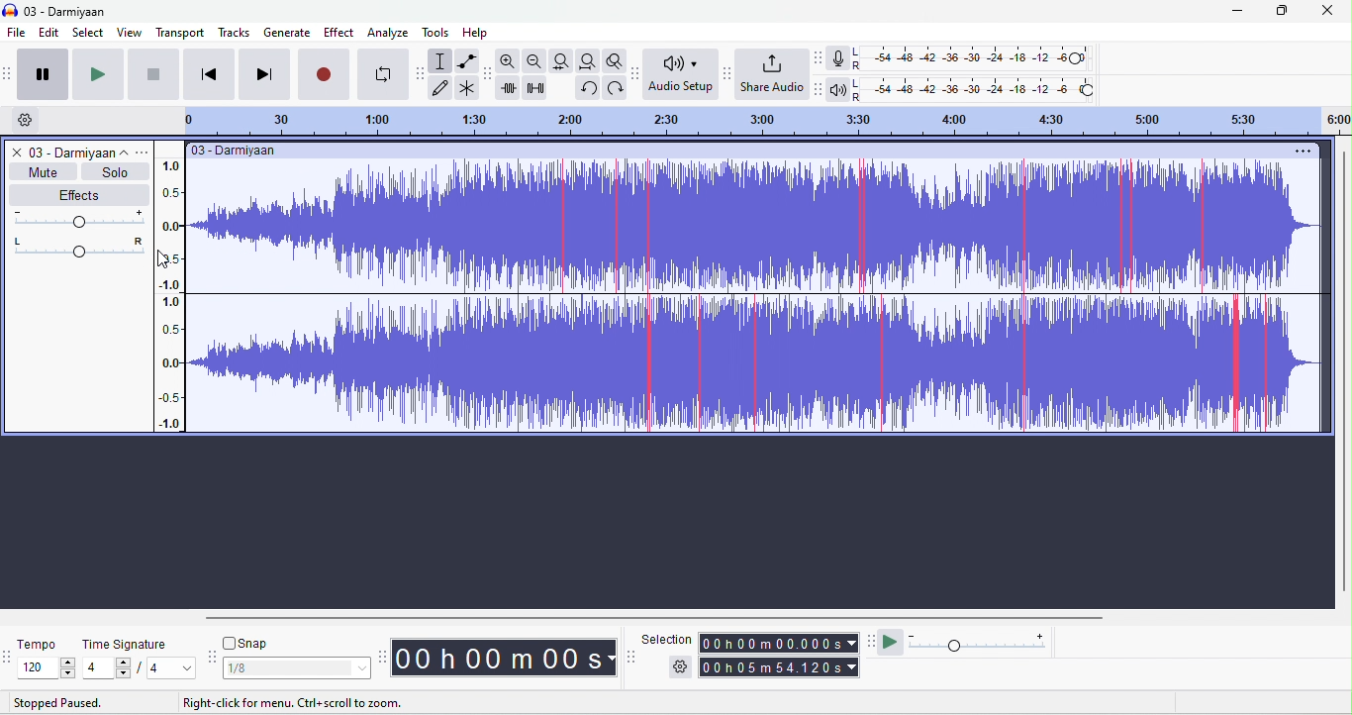  Describe the element at coordinates (440, 60) in the screenshot. I see `selection` at that location.